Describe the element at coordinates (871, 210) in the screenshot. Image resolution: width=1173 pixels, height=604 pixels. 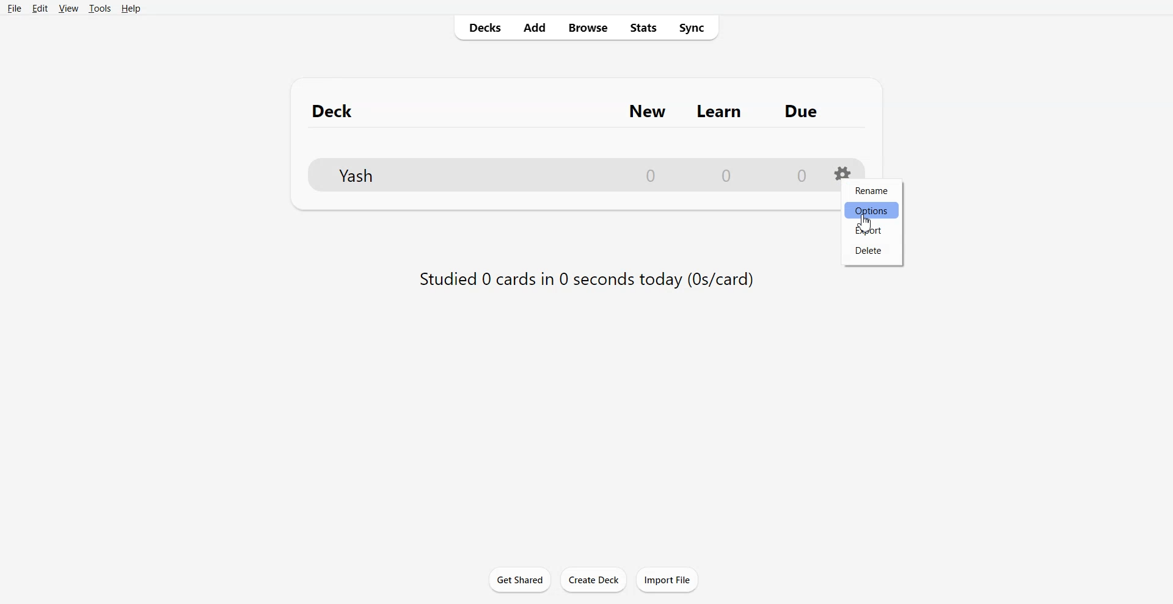
I see `Option` at that location.